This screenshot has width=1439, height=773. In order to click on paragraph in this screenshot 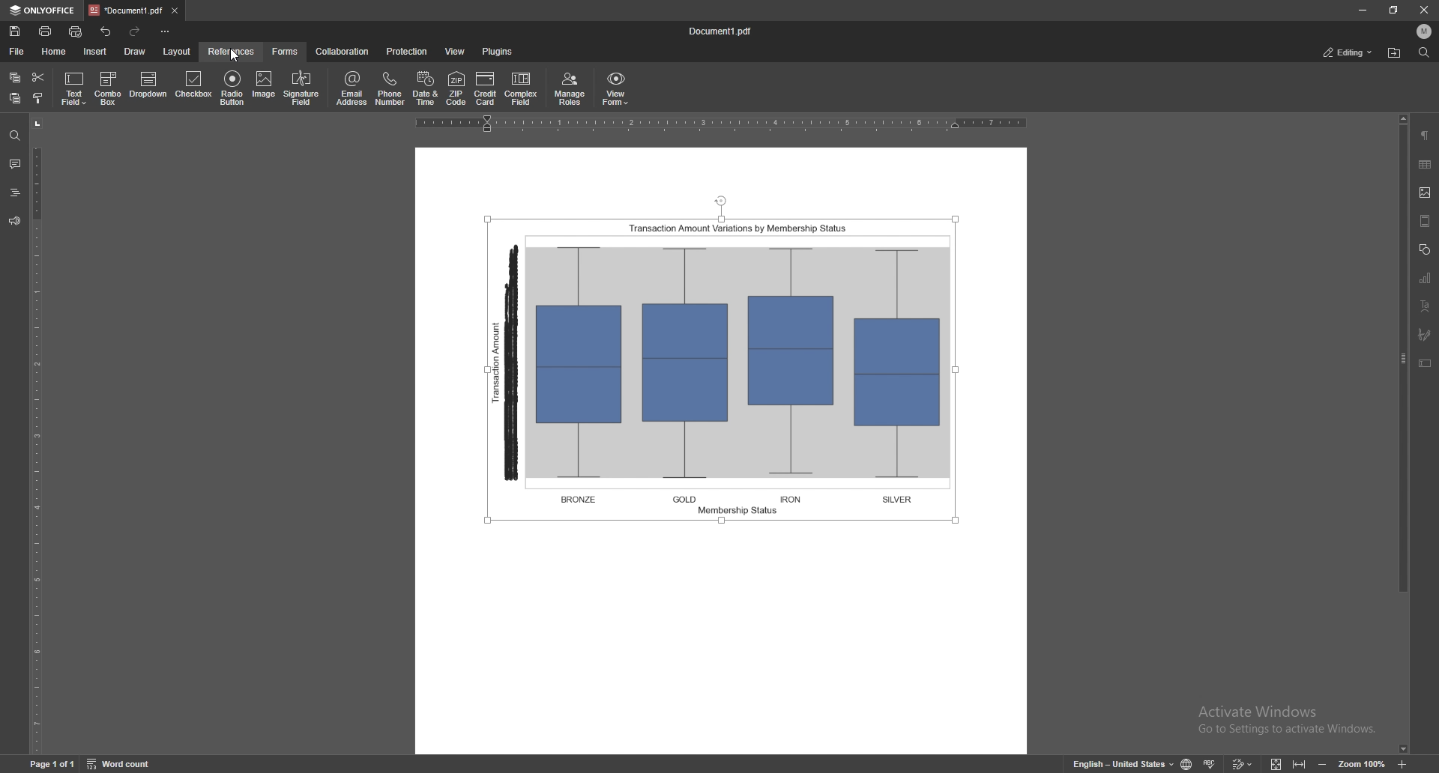, I will do `click(1425, 136)`.